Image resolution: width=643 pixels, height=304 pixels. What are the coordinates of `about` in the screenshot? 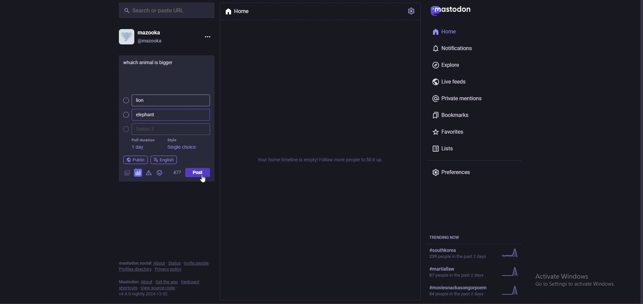 It's located at (146, 282).